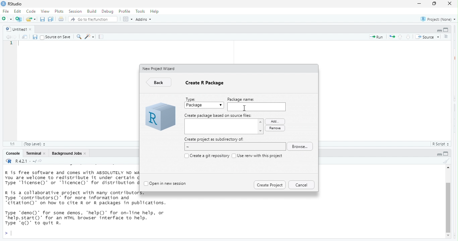 Image resolution: width=458 pixels, height=241 pixels. What do you see at coordinates (270, 184) in the screenshot?
I see ` Create Project ` at bounding box center [270, 184].